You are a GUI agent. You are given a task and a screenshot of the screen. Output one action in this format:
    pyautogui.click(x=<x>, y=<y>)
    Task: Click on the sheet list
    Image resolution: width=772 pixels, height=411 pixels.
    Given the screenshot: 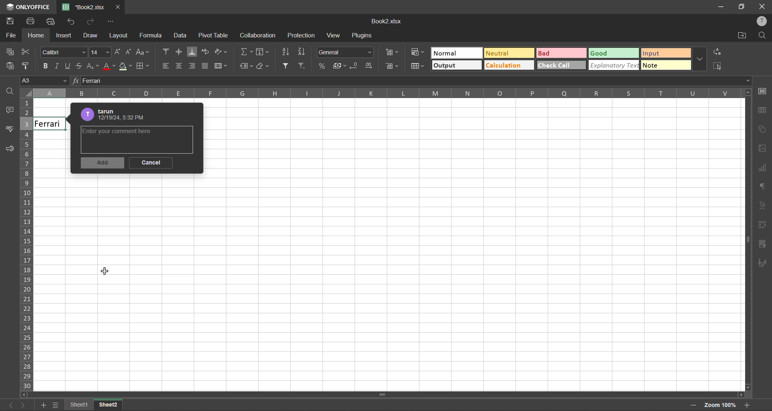 What is the action you would take?
    pyautogui.click(x=55, y=405)
    